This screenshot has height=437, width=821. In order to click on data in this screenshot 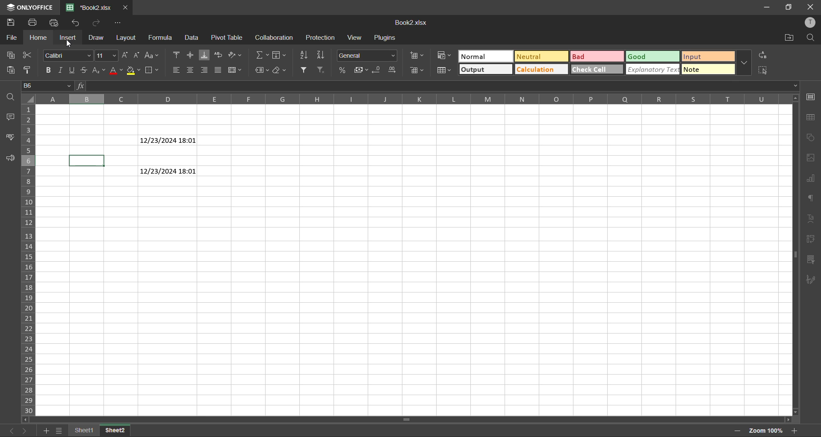, I will do `click(192, 38)`.